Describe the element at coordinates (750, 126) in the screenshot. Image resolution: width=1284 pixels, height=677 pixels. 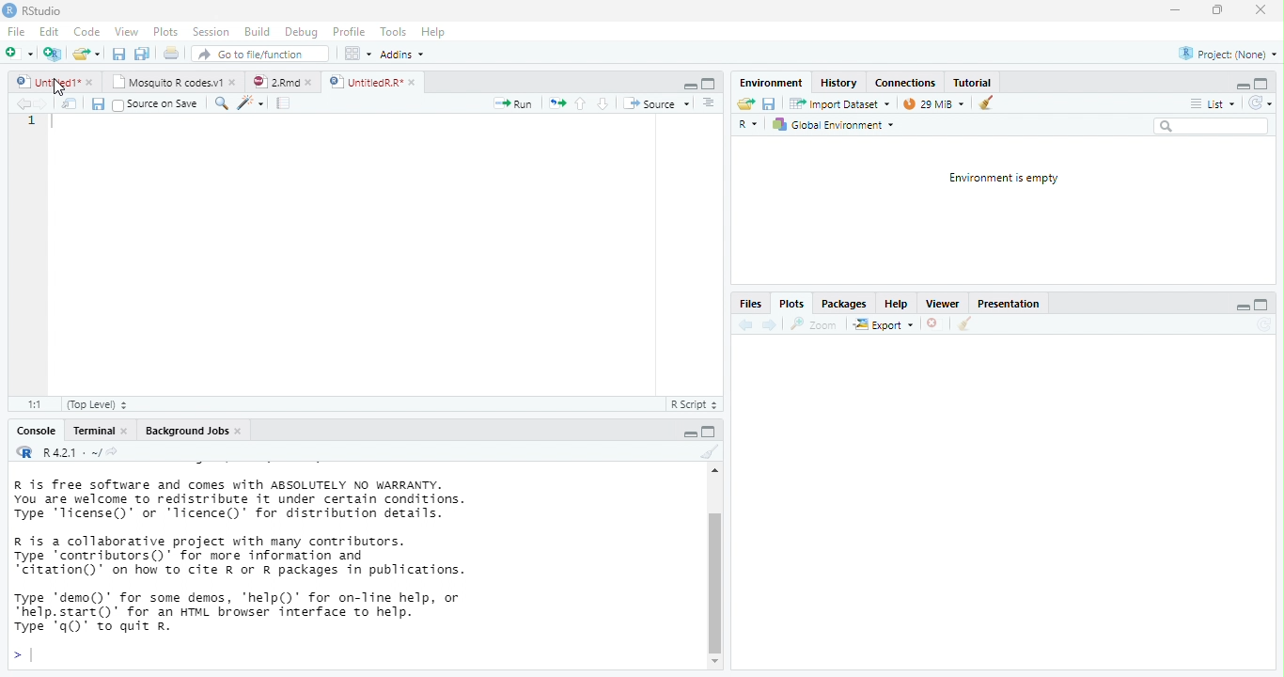
I see `R` at that location.